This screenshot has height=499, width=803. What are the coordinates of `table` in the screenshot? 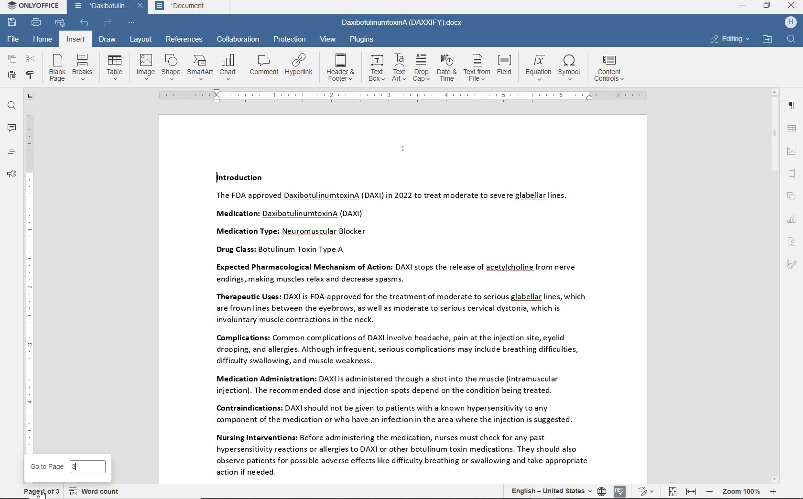 It's located at (792, 129).